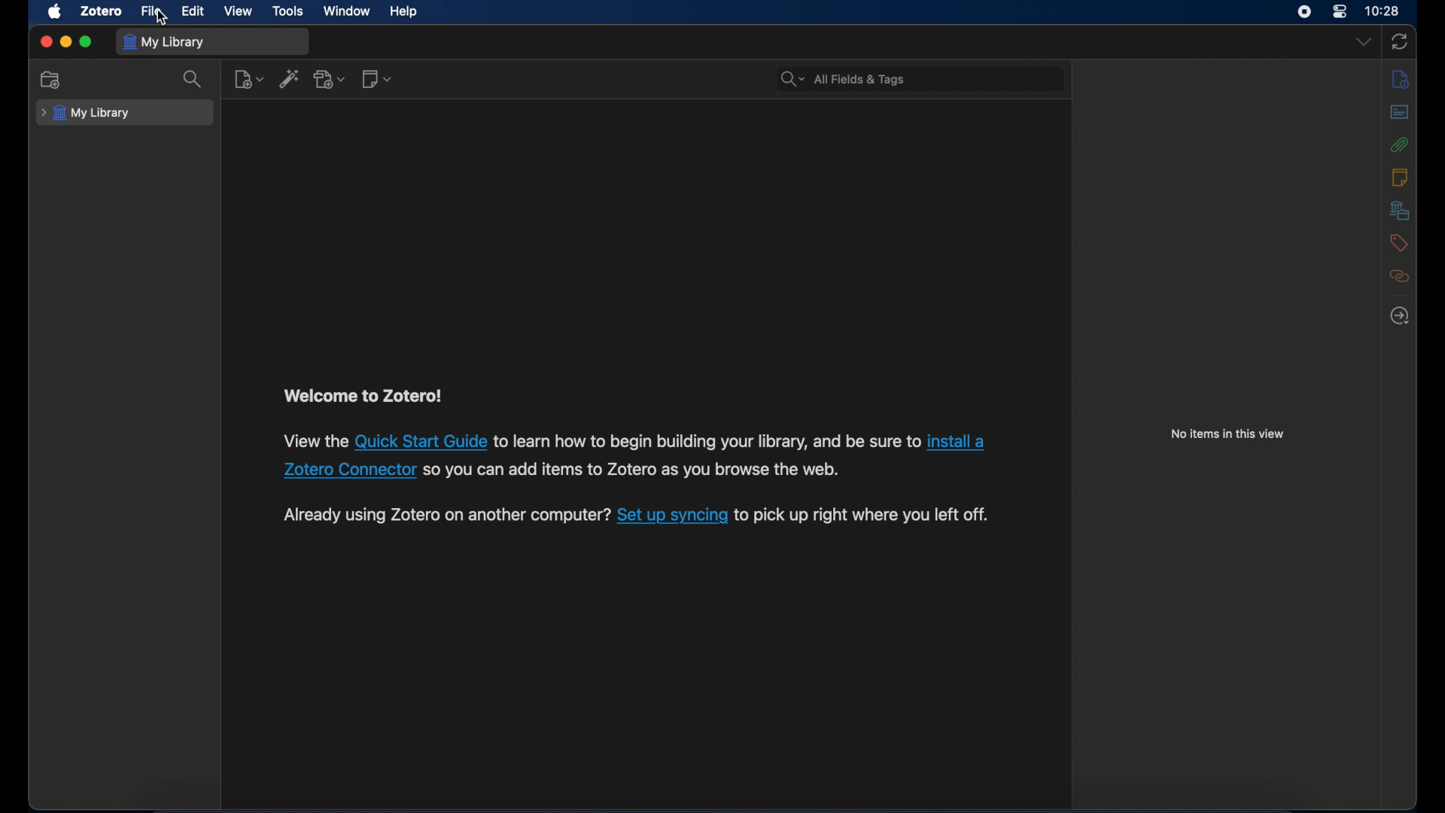 Image resolution: width=1445 pixels, height=813 pixels. I want to click on welcome to zotero, so click(361, 396).